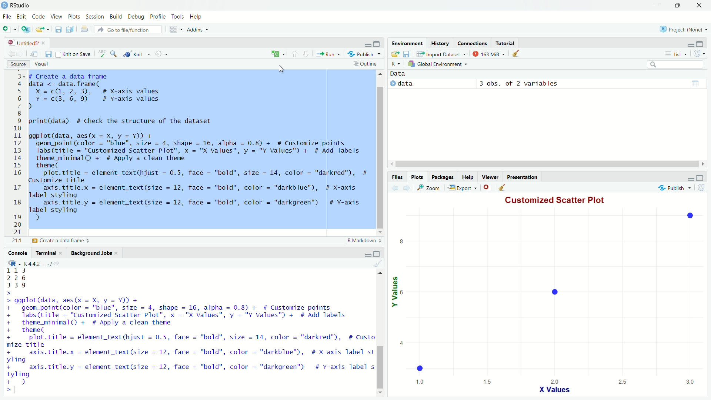 Image resolution: width=711 pixels, height=400 pixels. What do you see at coordinates (295, 54) in the screenshot?
I see `Go to the previous section/chunk` at bounding box center [295, 54].